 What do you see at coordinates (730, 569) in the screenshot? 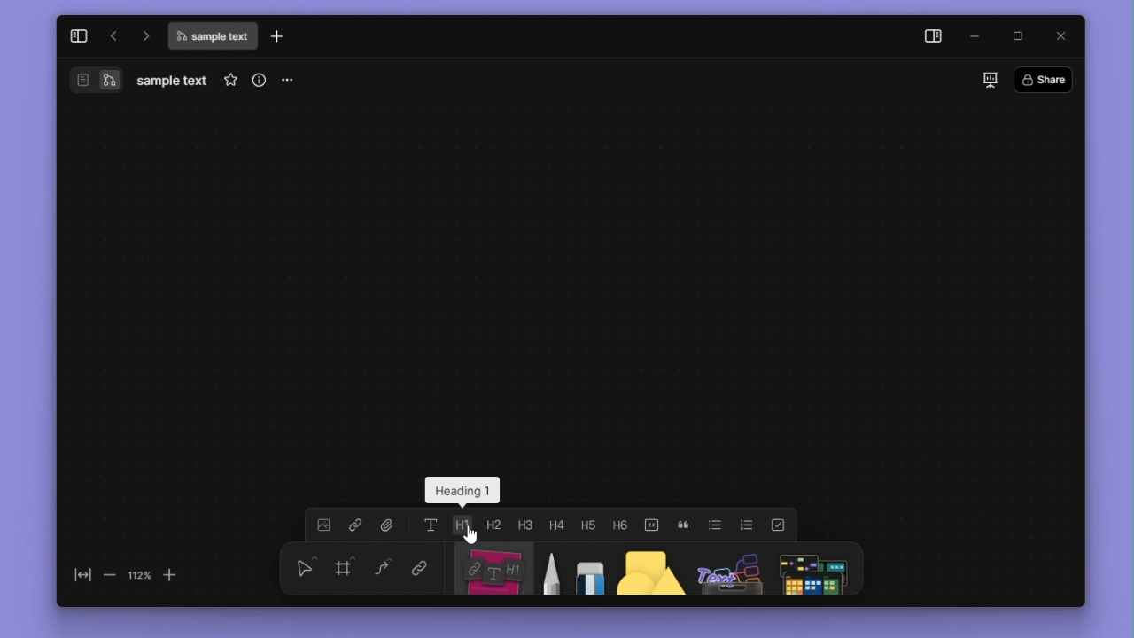
I see `other` at bounding box center [730, 569].